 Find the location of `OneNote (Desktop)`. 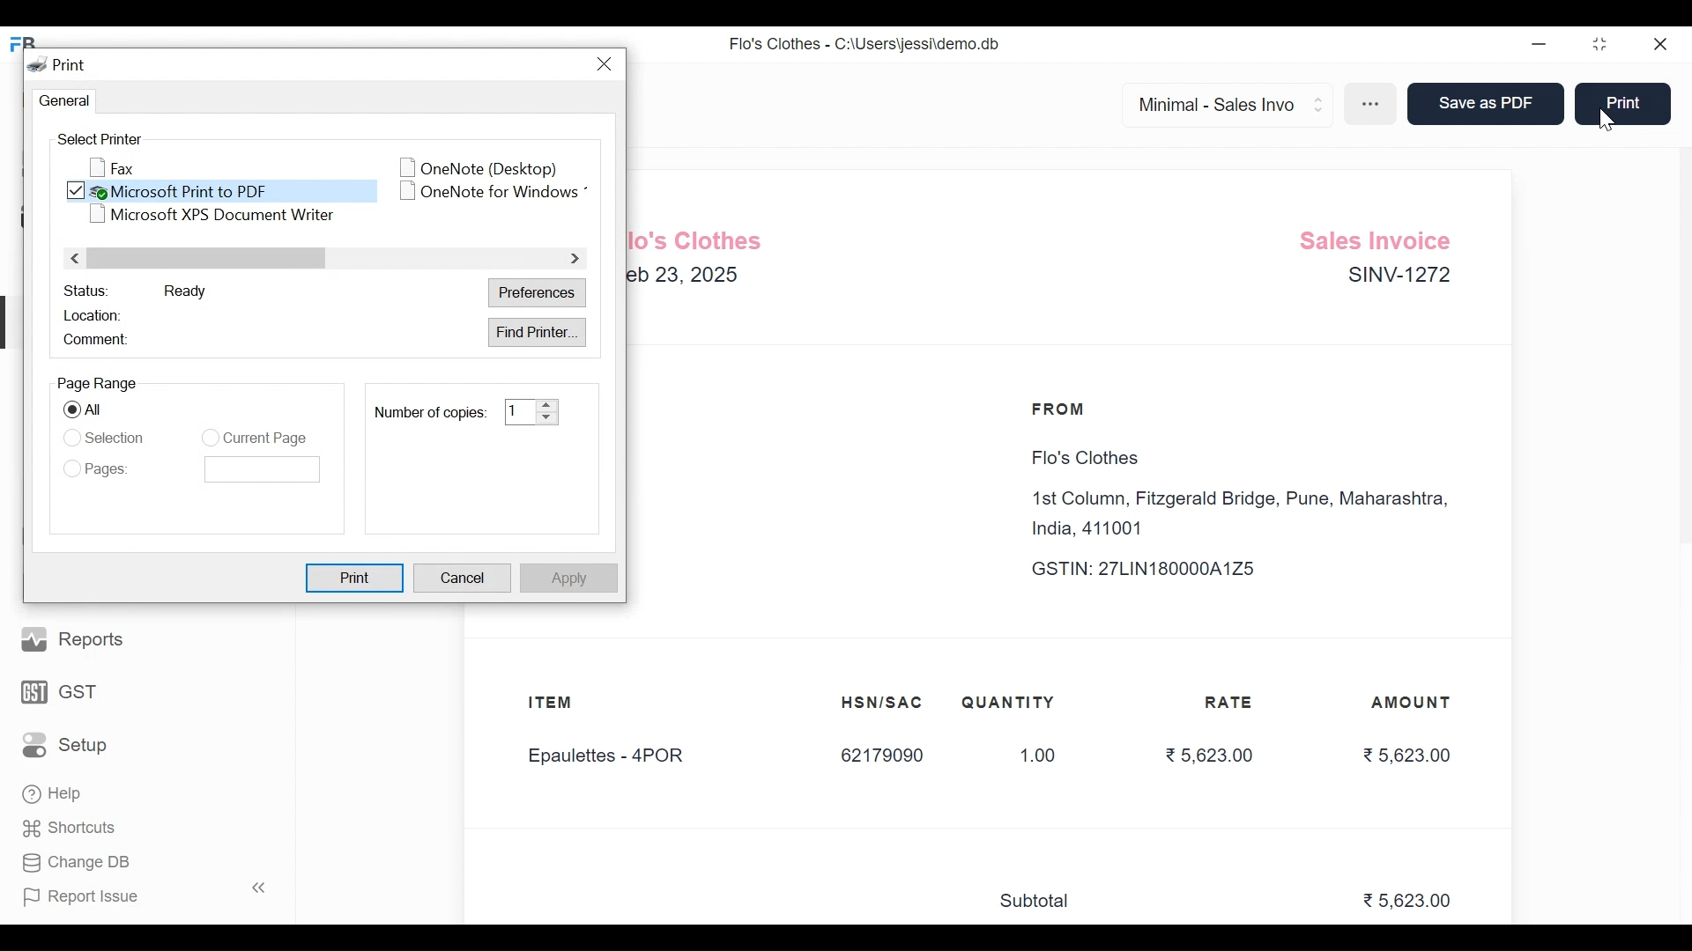

OneNote (Desktop) is located at coordinates (471, 166).